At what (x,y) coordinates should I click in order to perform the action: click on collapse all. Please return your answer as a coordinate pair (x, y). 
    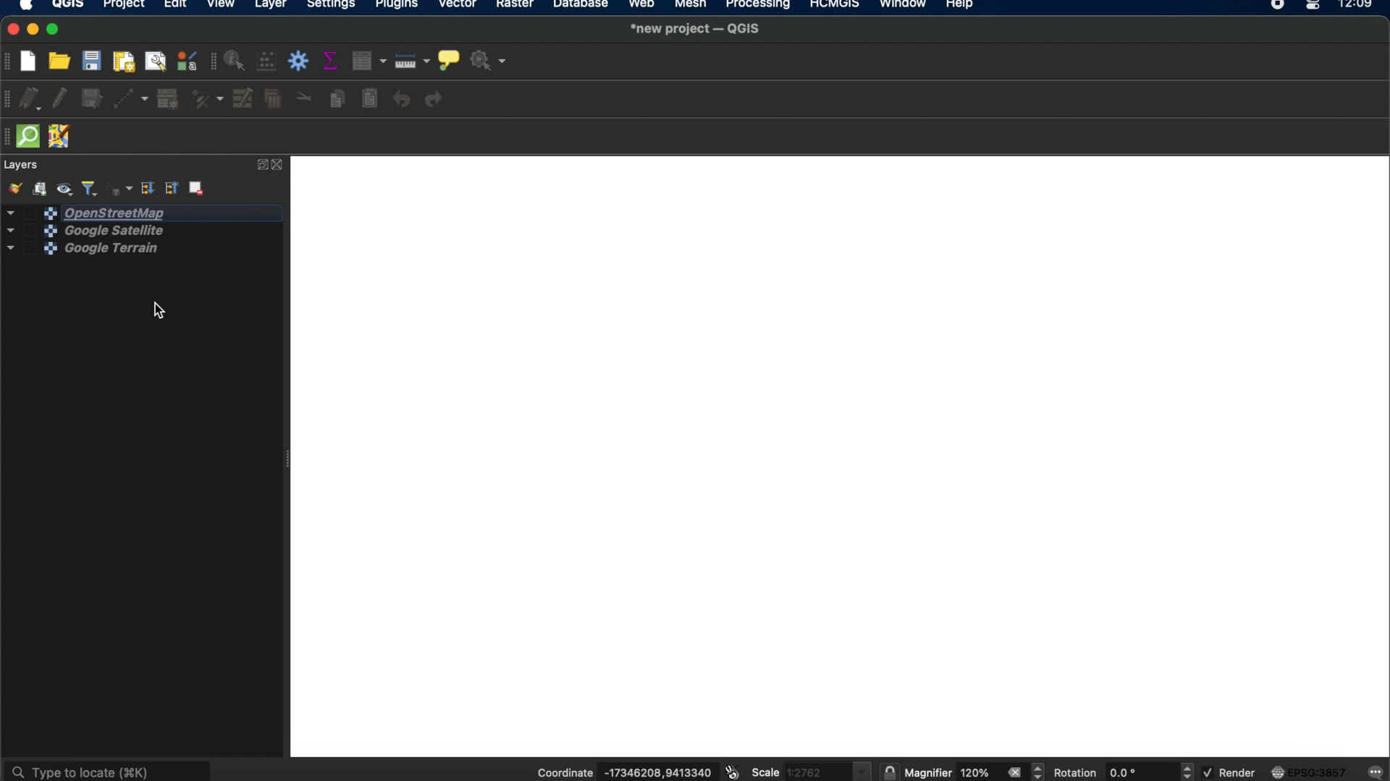
    Looking at the image, I should click on (172, 189).